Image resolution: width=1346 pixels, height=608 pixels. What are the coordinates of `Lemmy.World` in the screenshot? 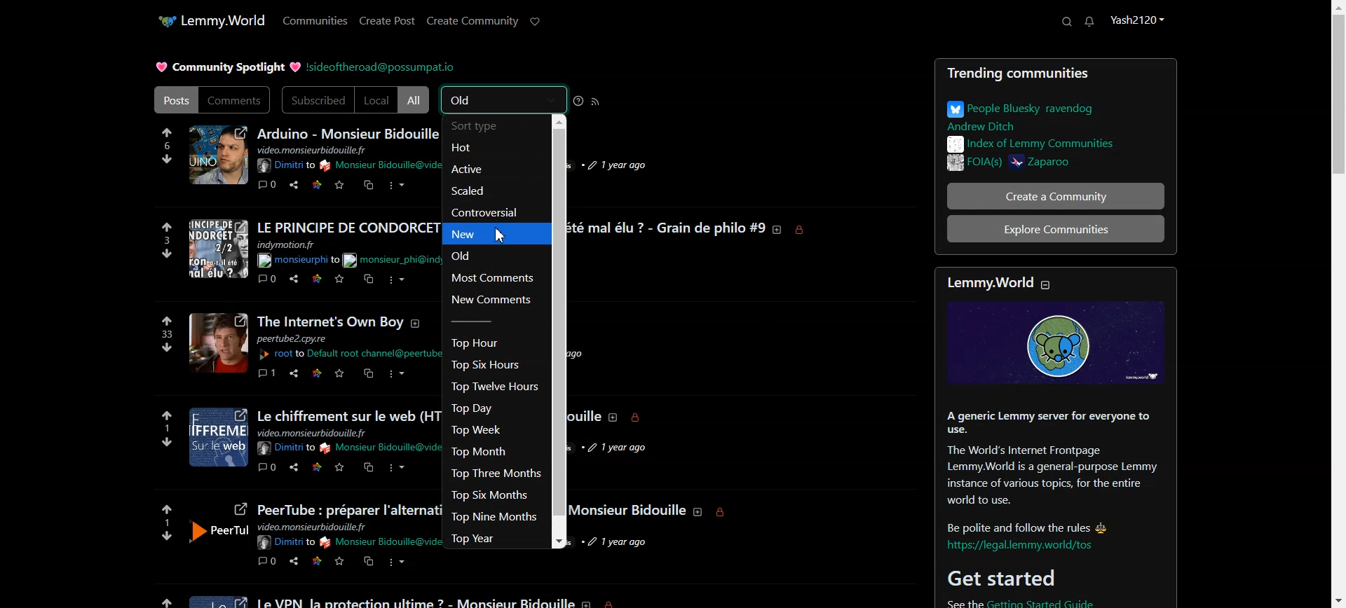 It's located at (986, 283).